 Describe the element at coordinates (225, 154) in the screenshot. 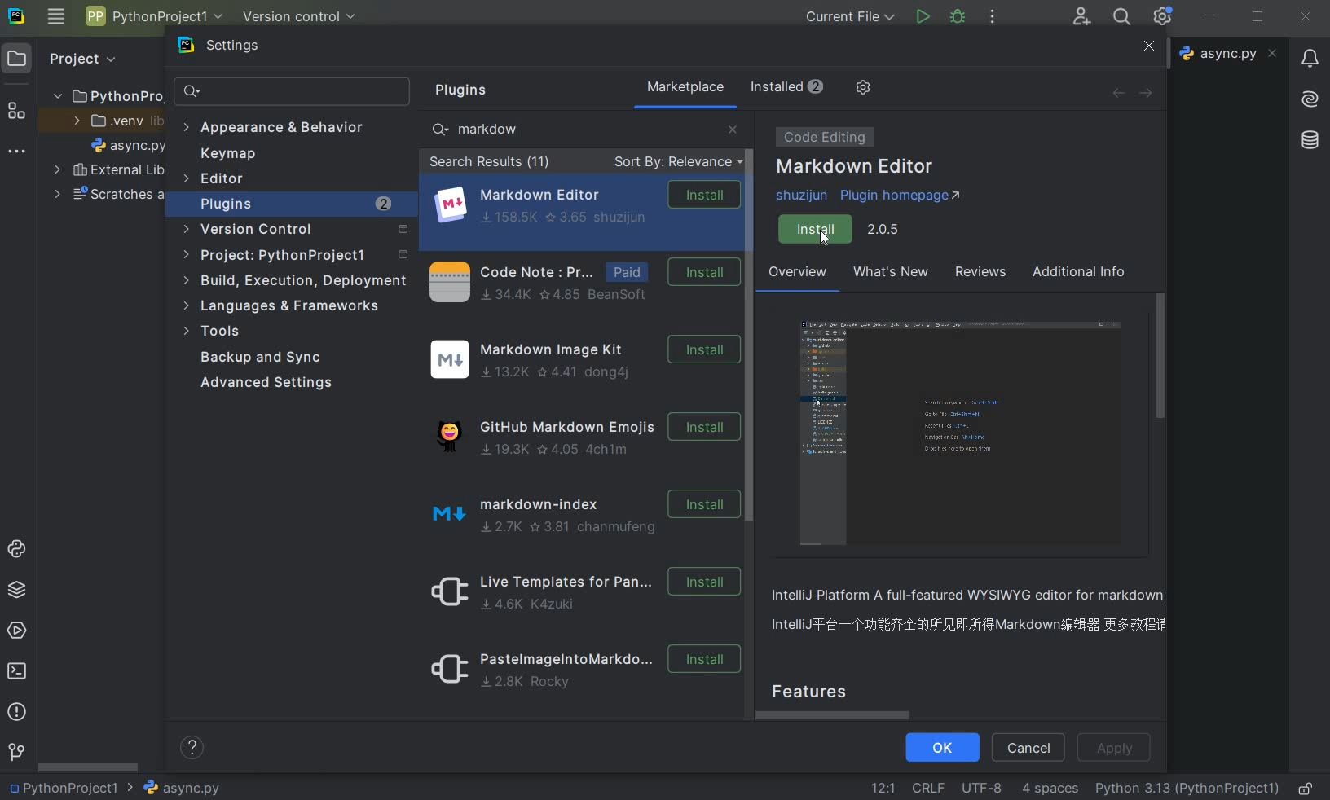

I see `keymap` at that location.